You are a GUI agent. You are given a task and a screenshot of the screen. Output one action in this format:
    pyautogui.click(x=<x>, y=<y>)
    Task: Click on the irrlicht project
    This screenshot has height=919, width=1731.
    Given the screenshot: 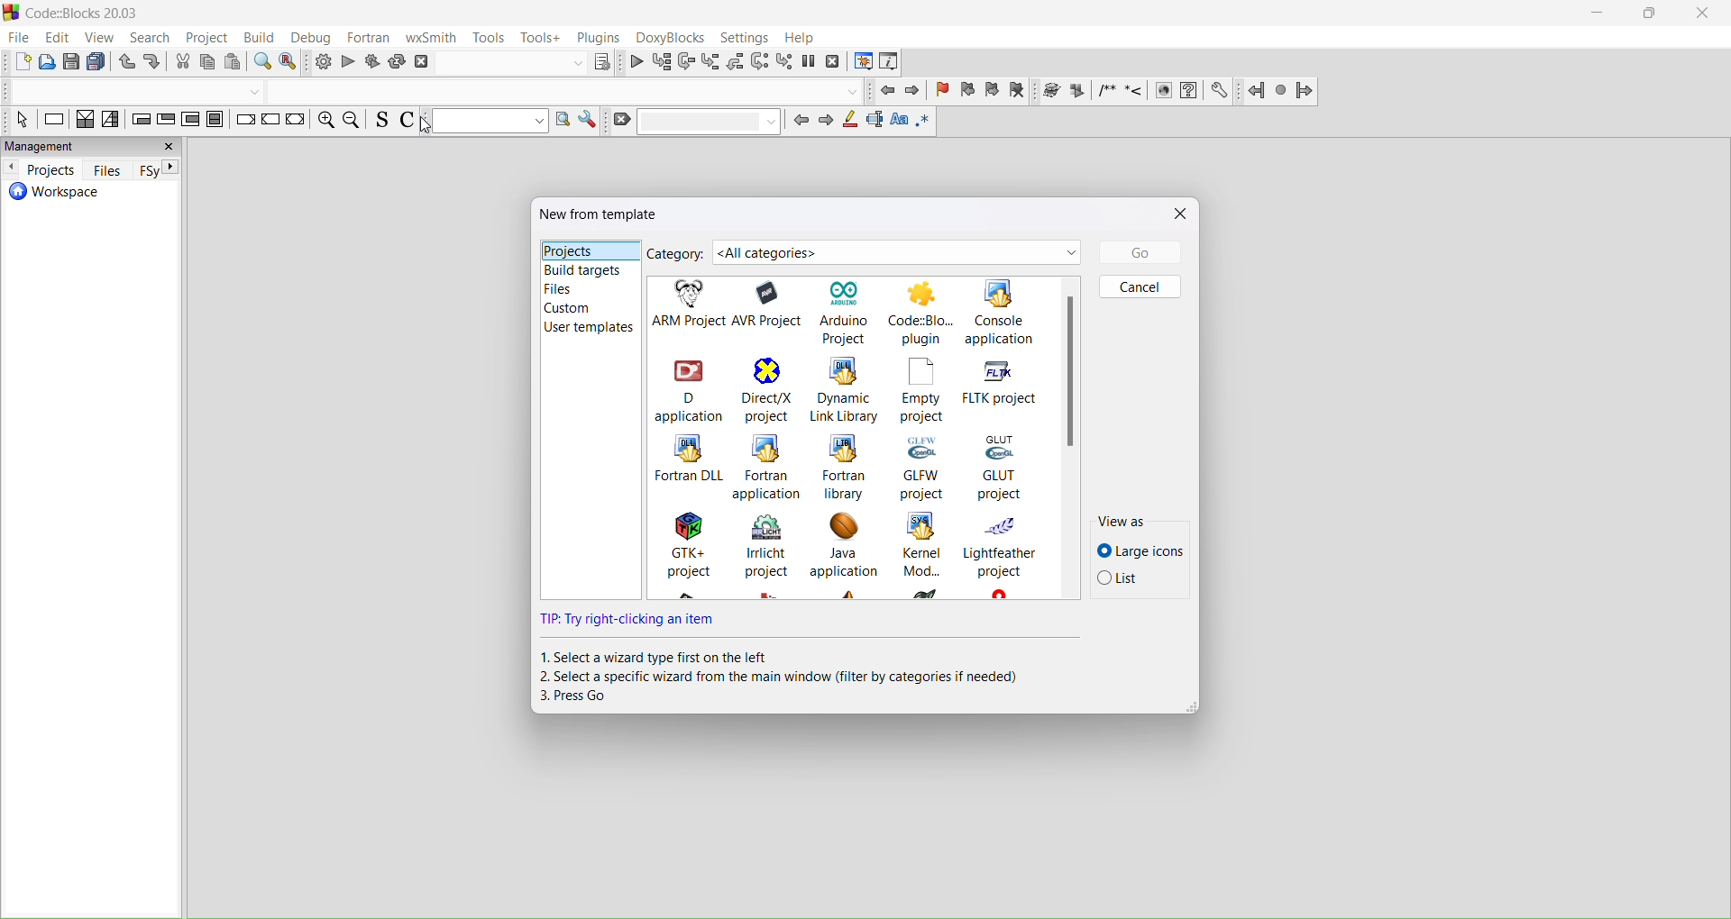 What is the action you would take?
    pyautogui.click(x=764, y=556)
    